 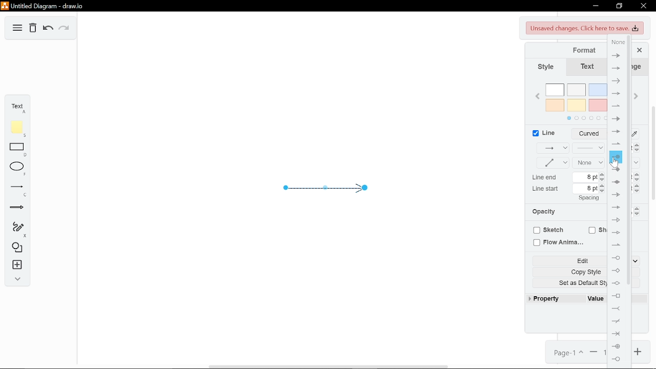 I want to click on Line style, so click(x=589, y=134).